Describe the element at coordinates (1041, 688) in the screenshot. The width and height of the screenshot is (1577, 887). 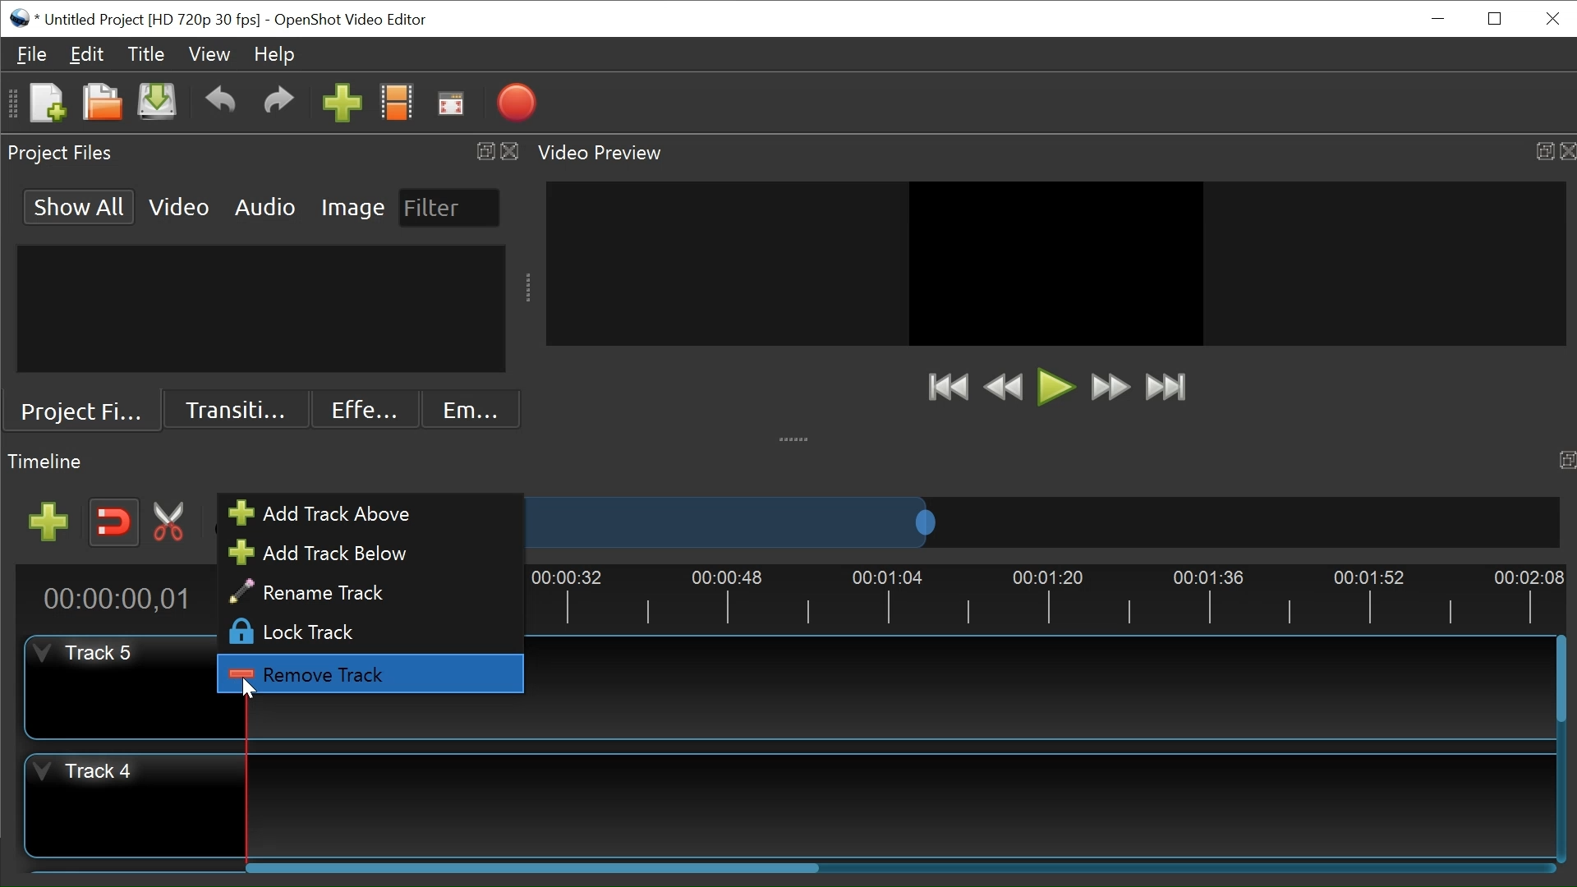
I see `Track Panel` at that location.